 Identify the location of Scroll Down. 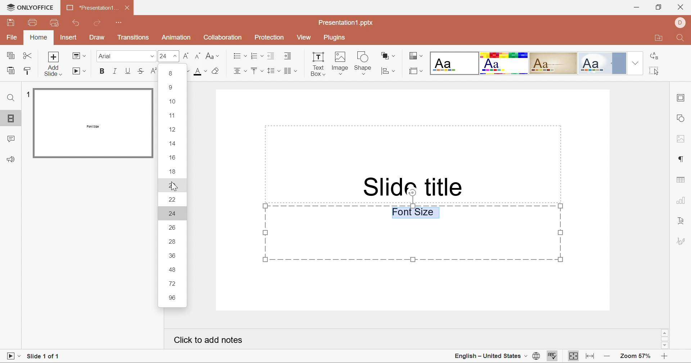
(666, 346).